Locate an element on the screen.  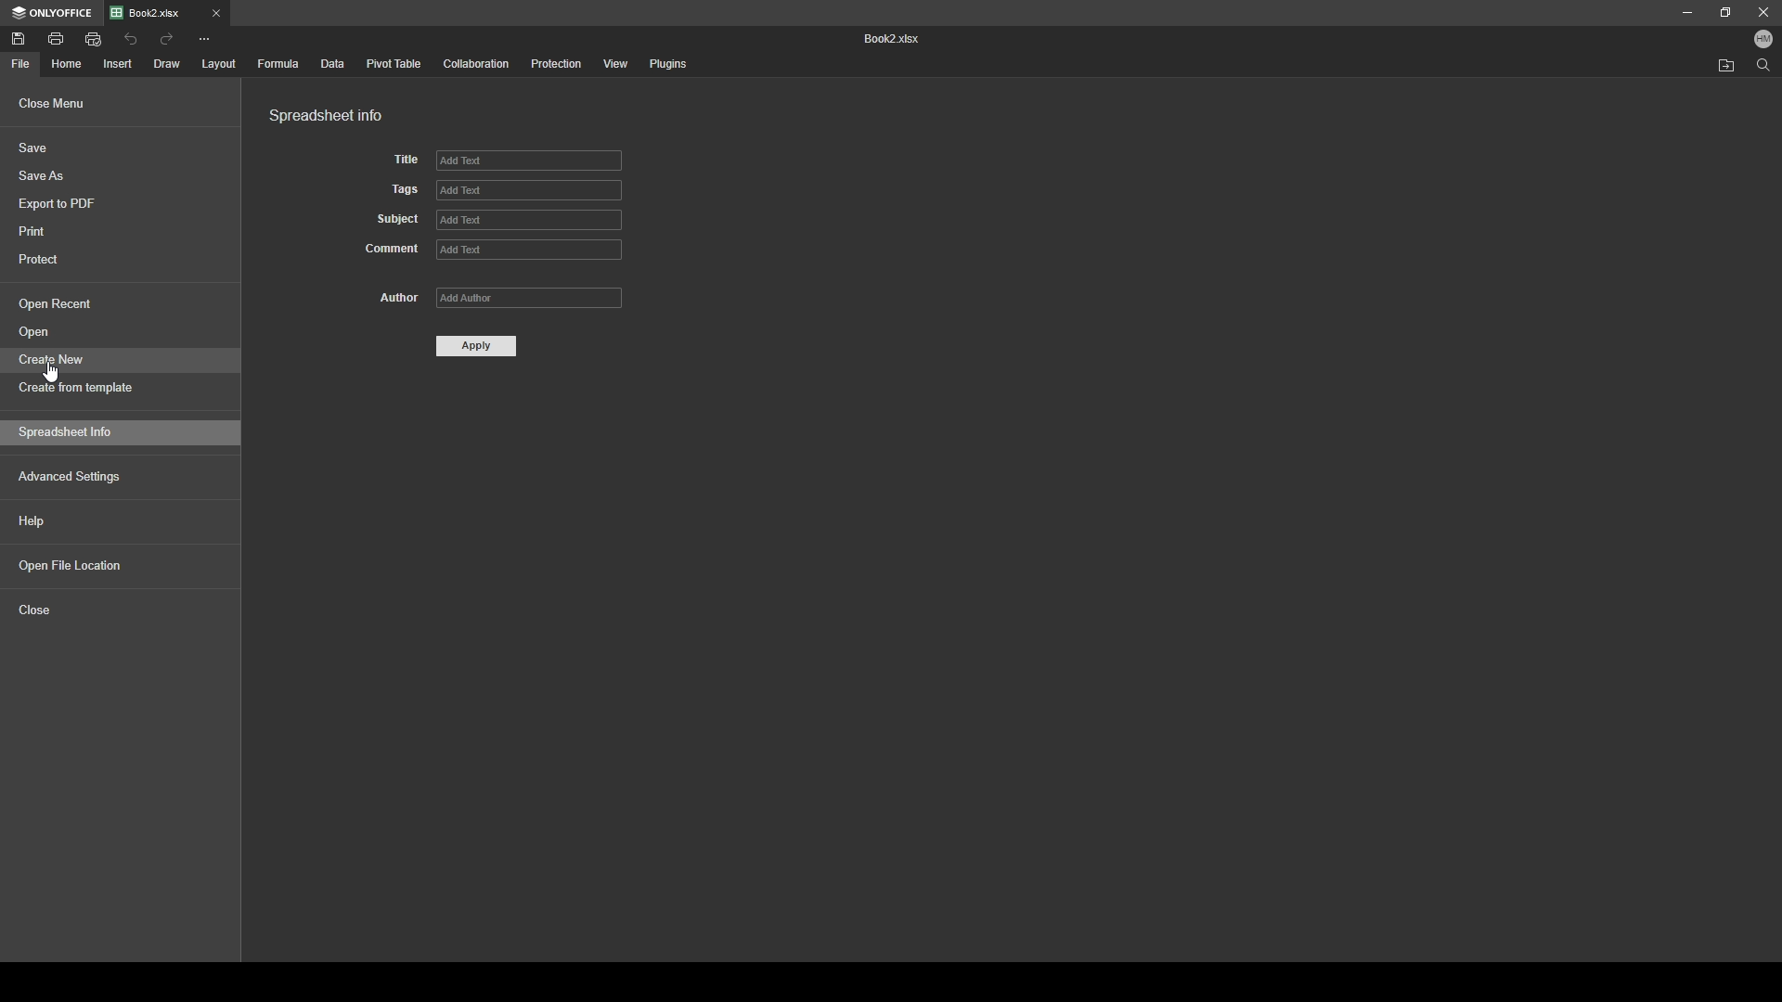
minimize is located at coordinates (1686, 12).